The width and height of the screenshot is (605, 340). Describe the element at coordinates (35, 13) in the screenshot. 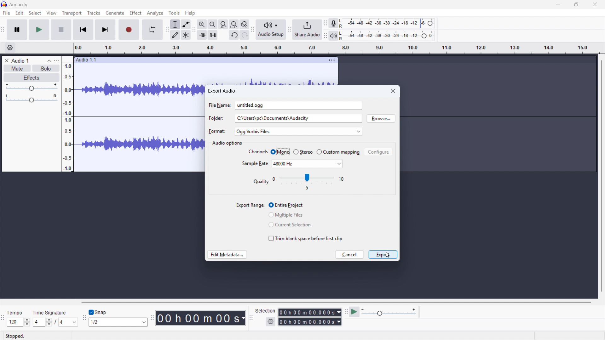

I see `Select ` at that location.